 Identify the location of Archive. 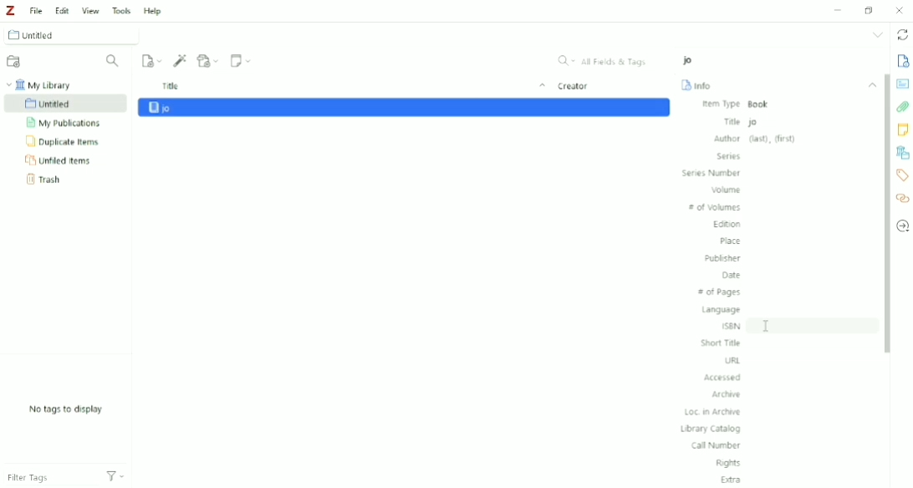
(728, 394).